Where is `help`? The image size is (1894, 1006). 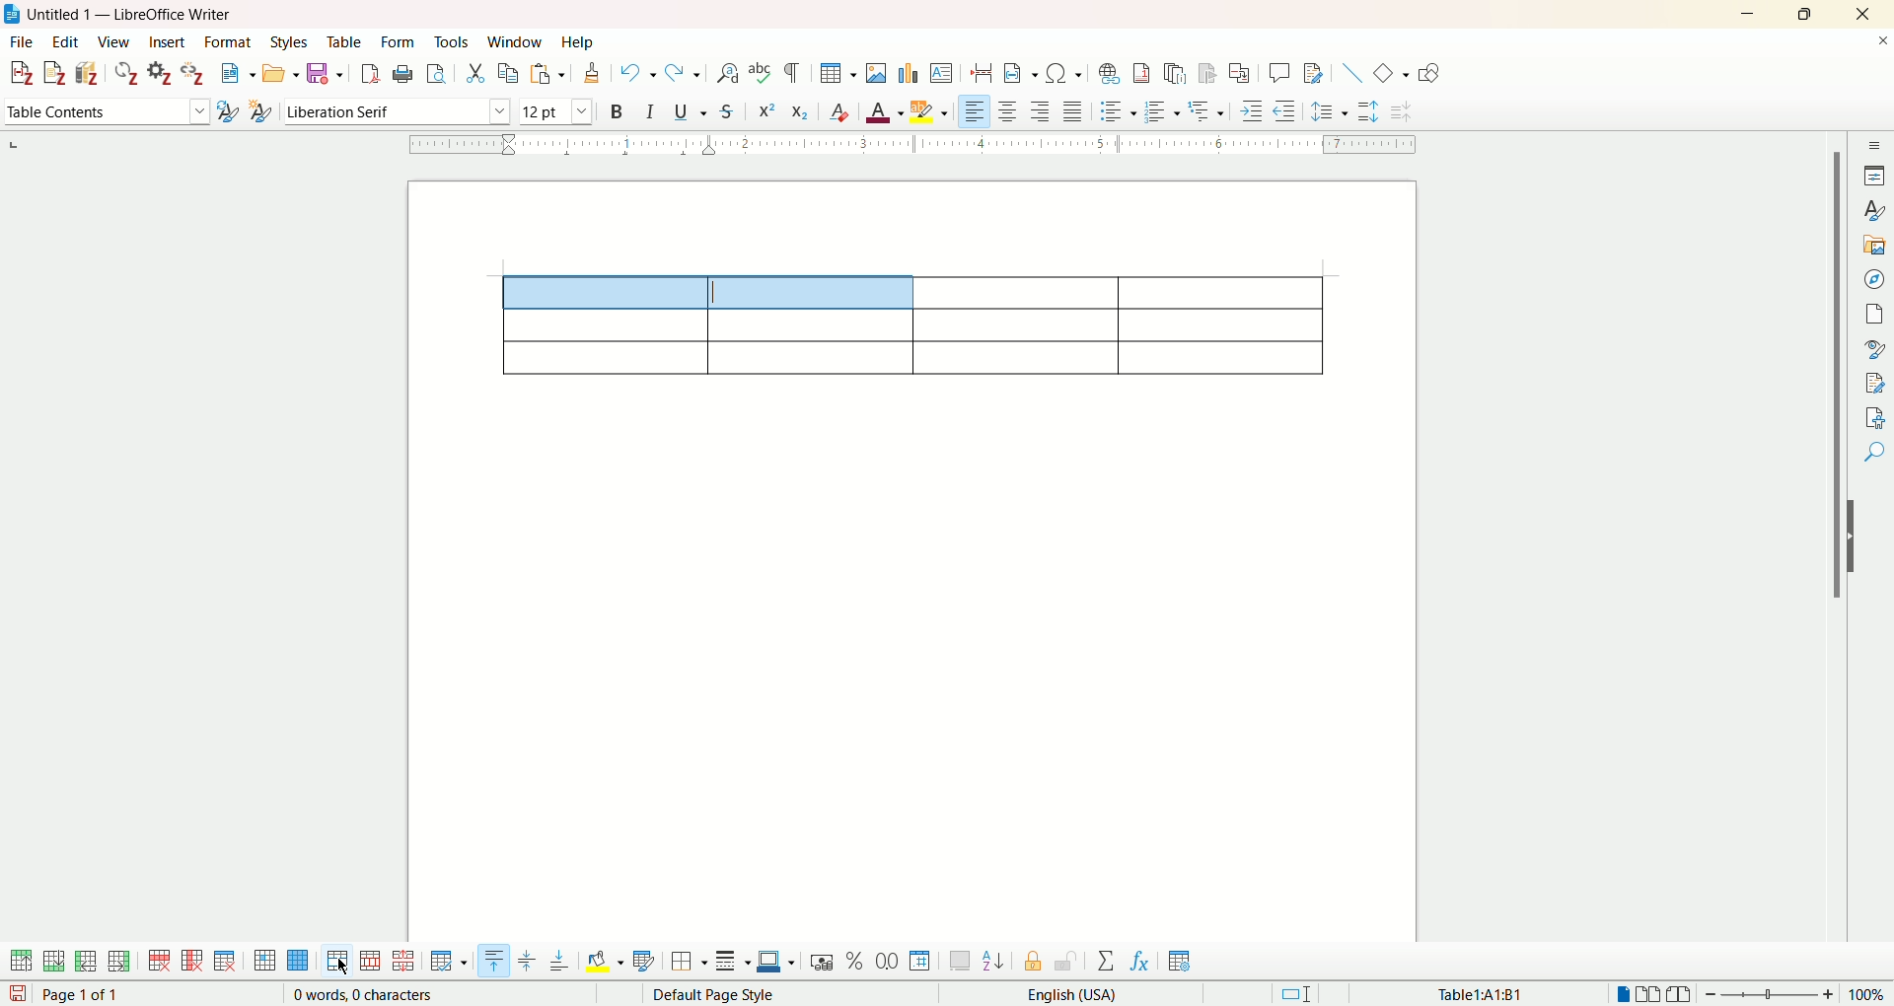 help is located at coordinates (574, 39).